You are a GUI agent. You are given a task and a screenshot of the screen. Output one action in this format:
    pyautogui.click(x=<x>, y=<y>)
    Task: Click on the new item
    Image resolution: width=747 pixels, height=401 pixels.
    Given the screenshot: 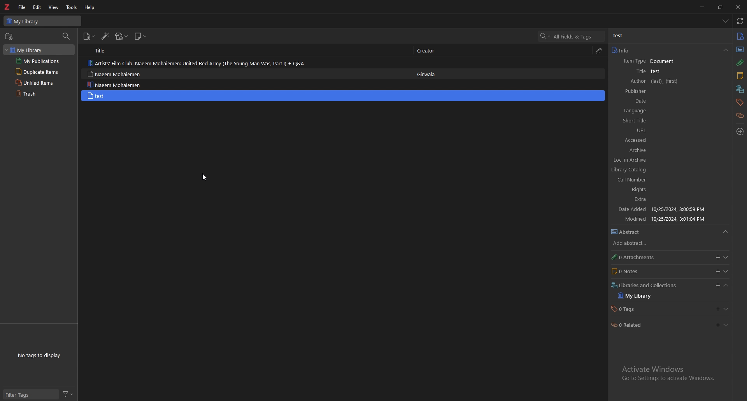 What is the action you would take?
    pyautogui.click(x=343, y=96)
    